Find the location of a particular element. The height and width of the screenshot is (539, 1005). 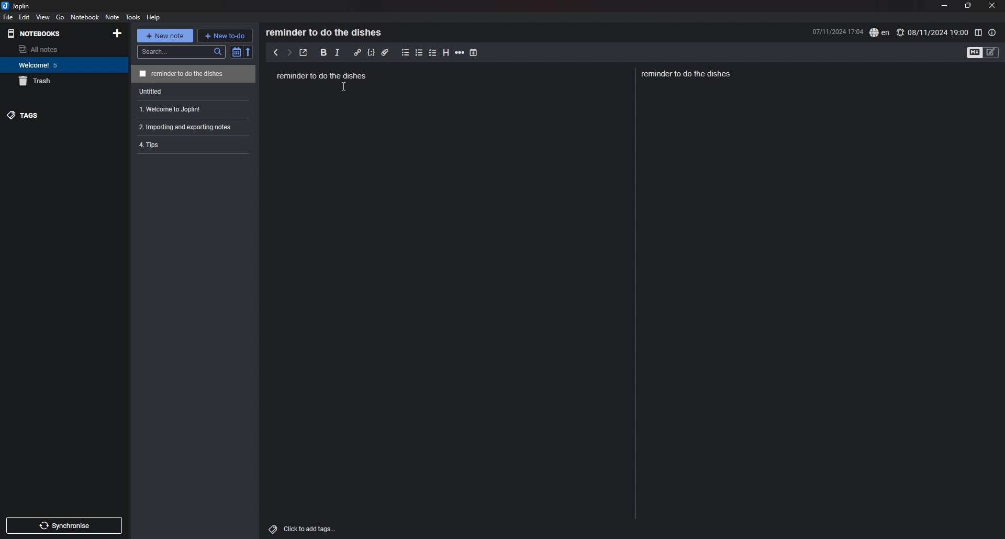

bullet list is located at coordinates (406, 53).